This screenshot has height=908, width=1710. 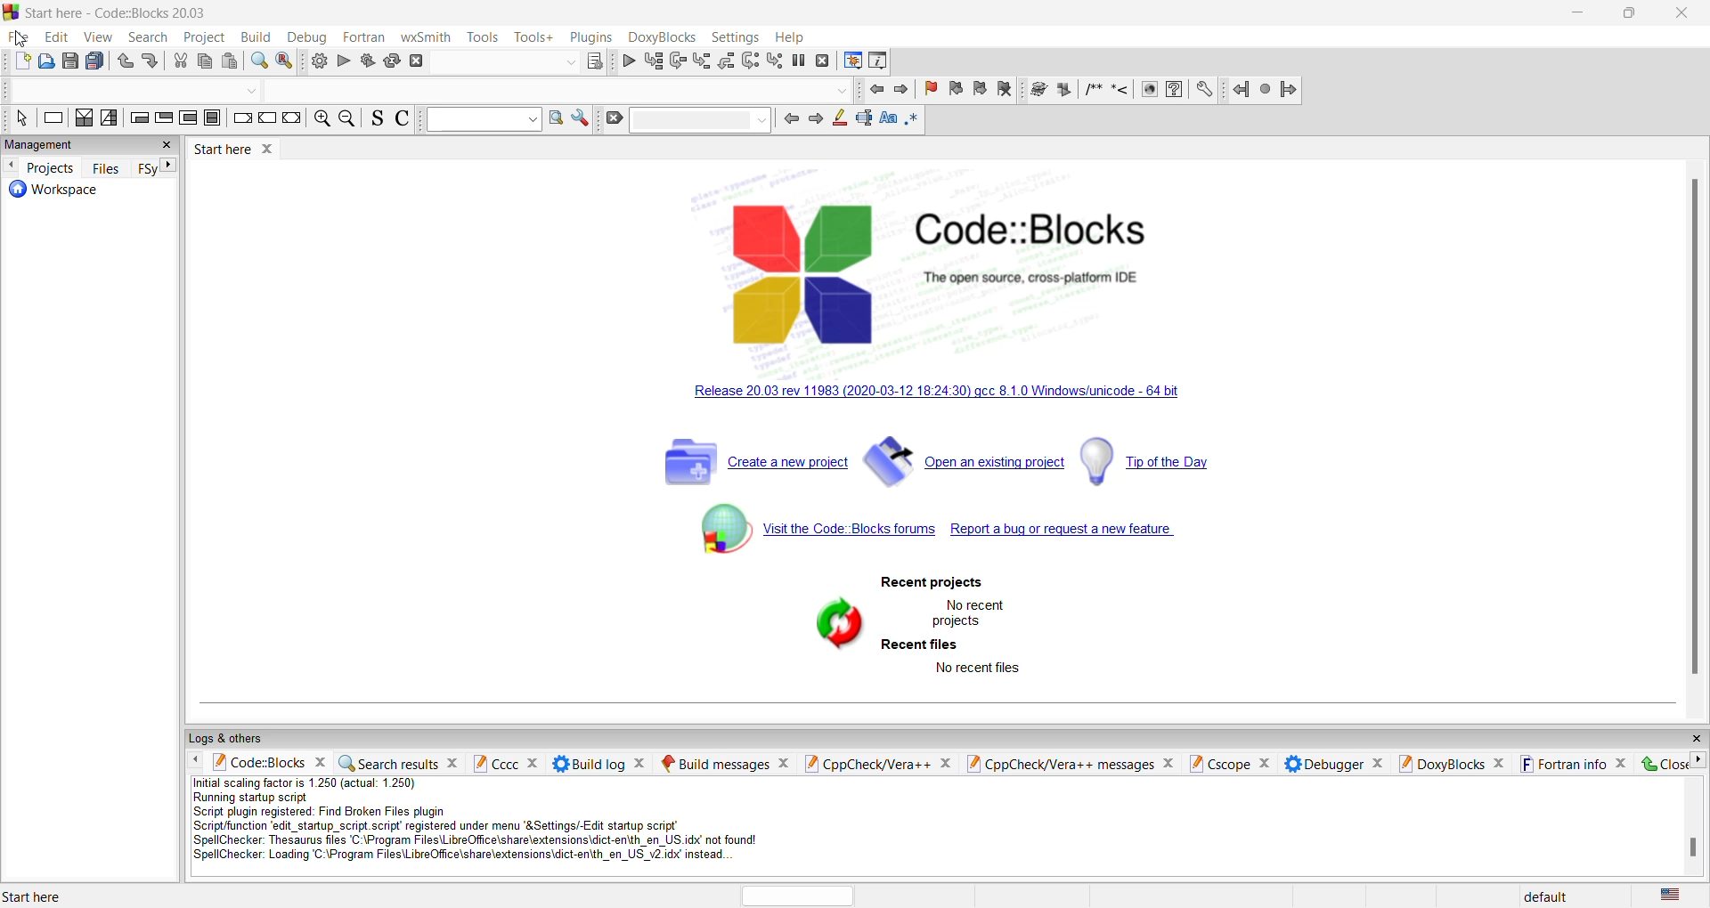 What do you see at coordinates (268, 117) in the screenshot?
I see `continue instruction` at bounding box center [268, 117].